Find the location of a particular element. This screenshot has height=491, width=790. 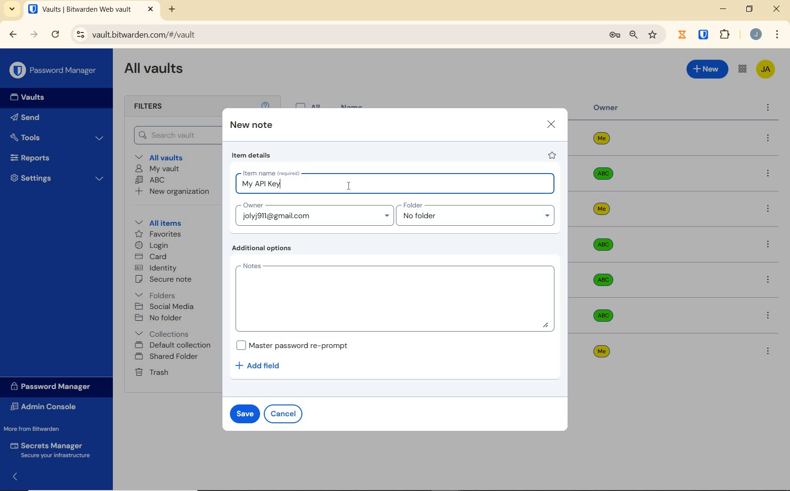

favorites is located at coordinates (157, 234).